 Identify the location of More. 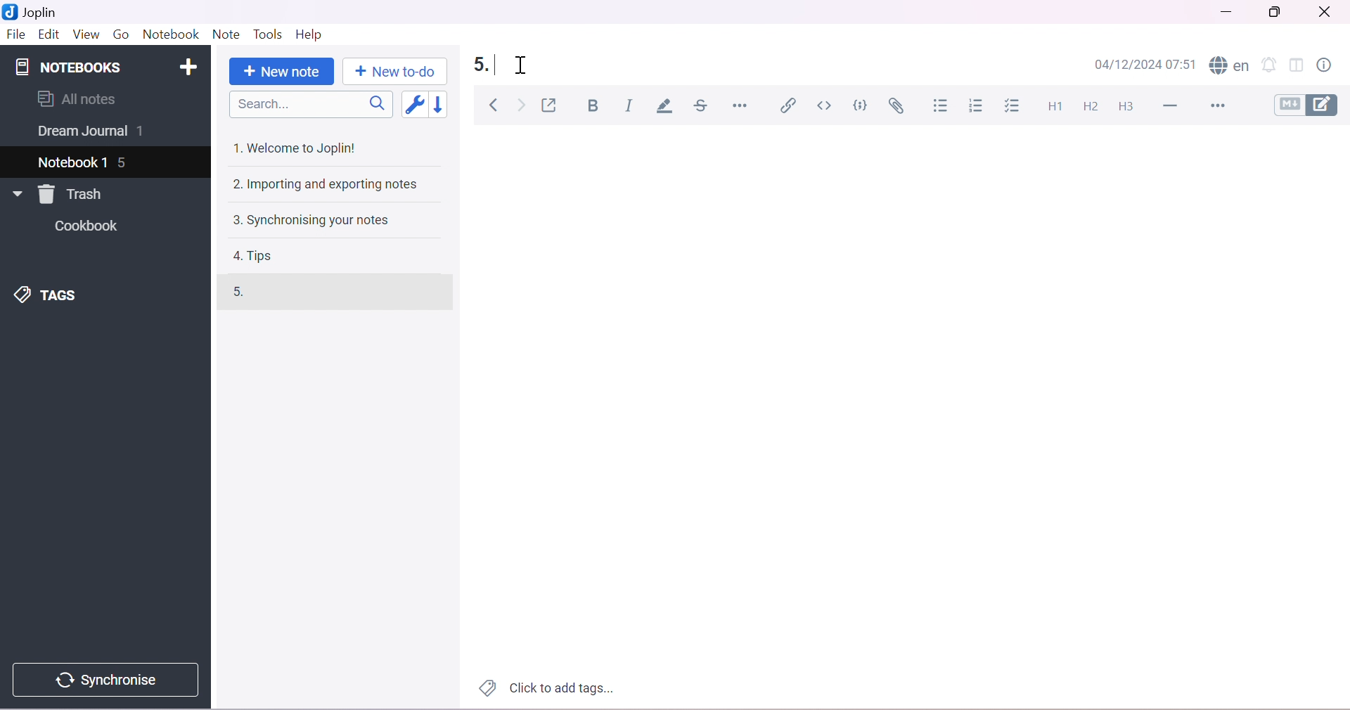
(1221, 107).